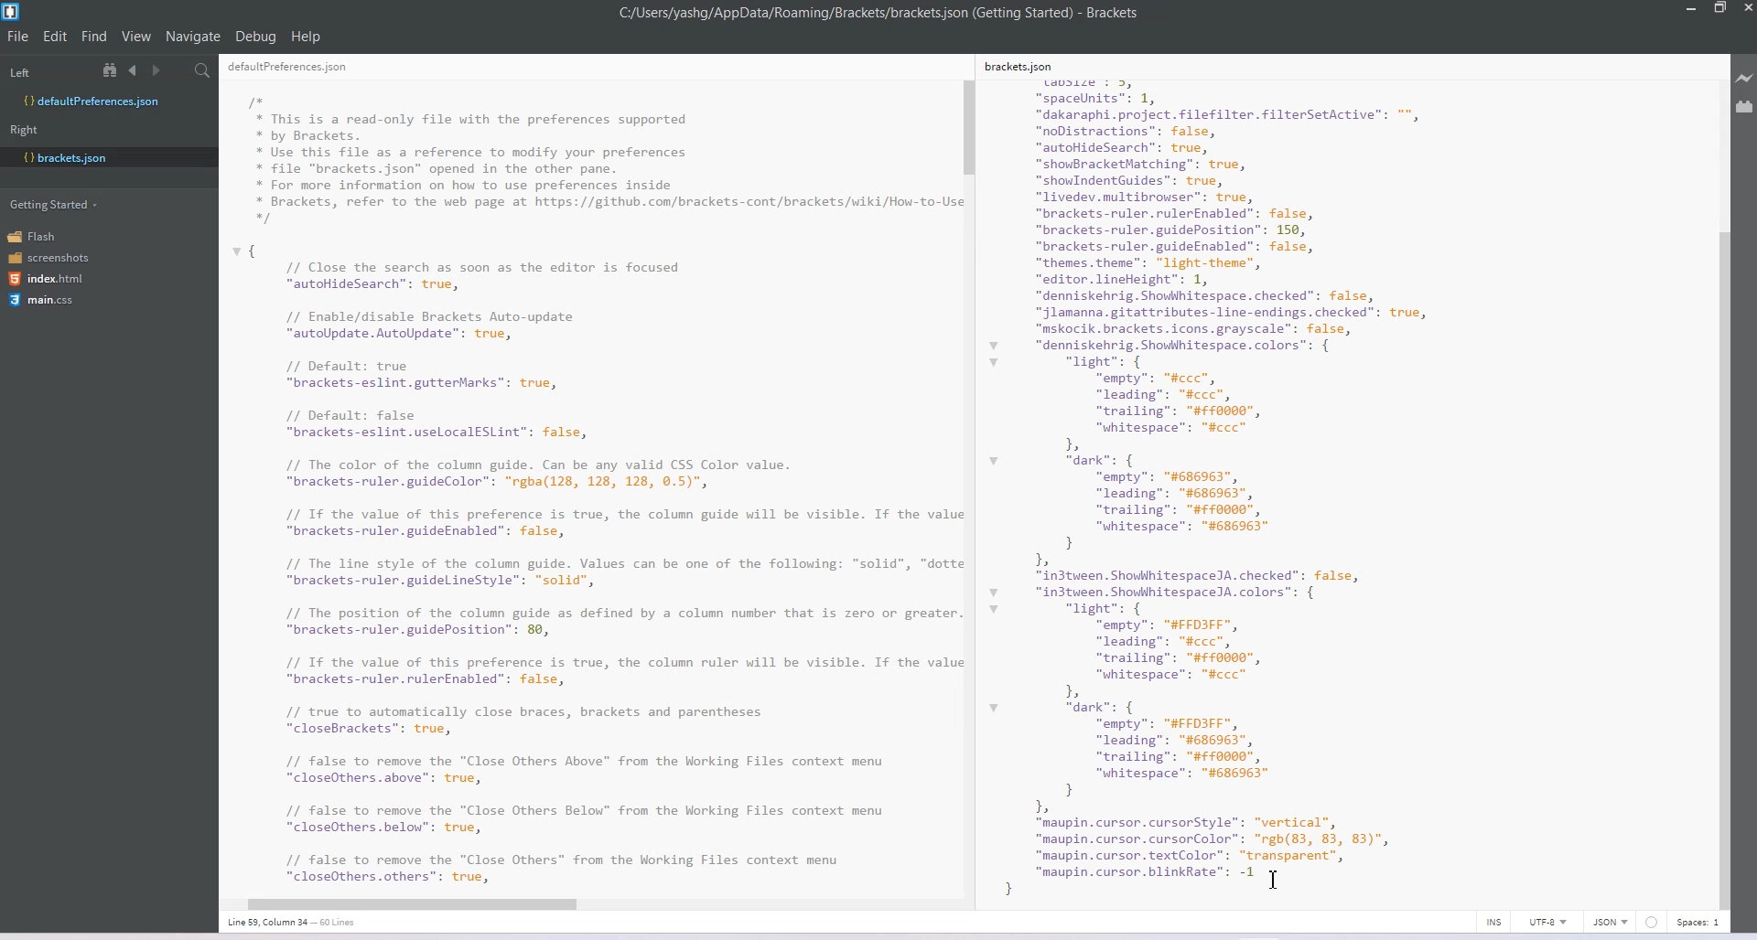  What do you see at coordinates (1276, 879) in the screenshot?
I see `Text Cursor` at bounding box center [1276, 879].